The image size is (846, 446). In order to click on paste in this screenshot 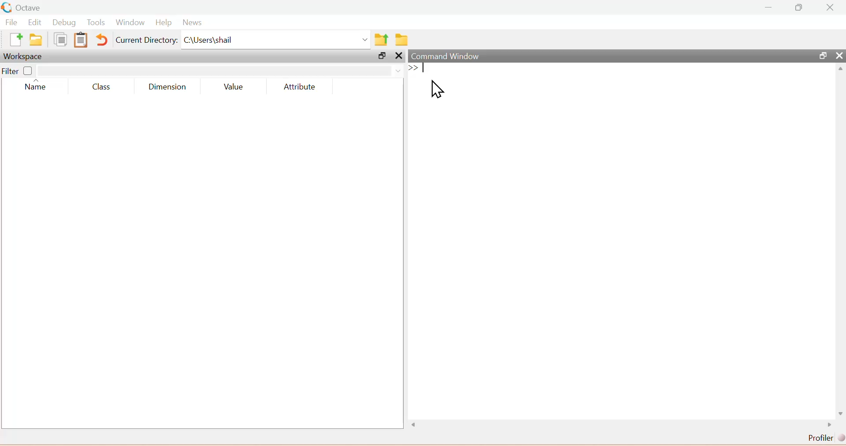, I will do `click(81, 40)`.